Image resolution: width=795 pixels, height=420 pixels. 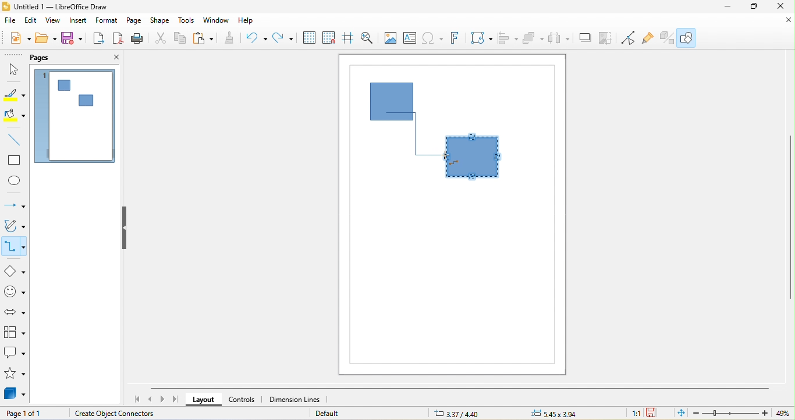 I want to click on close, so click(x=113, y=58).